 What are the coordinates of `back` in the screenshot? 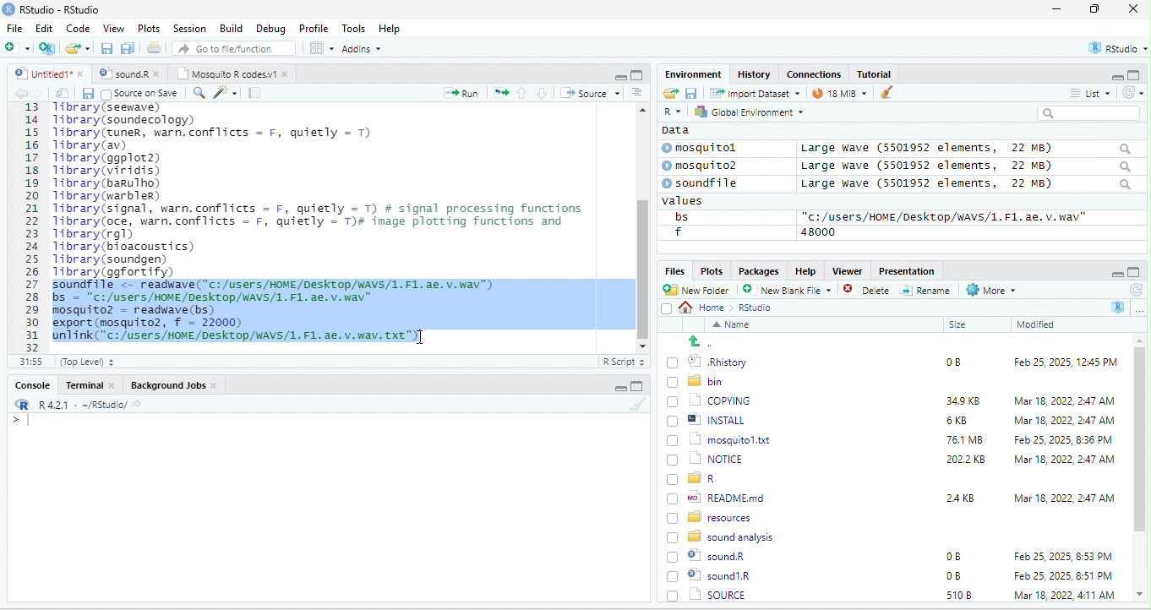 It's located at (24, 94).